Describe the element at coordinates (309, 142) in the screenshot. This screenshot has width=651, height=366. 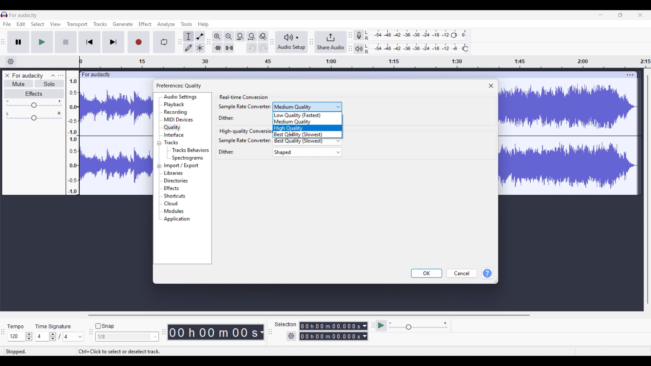
I see `best quality (slowest)` at that location.